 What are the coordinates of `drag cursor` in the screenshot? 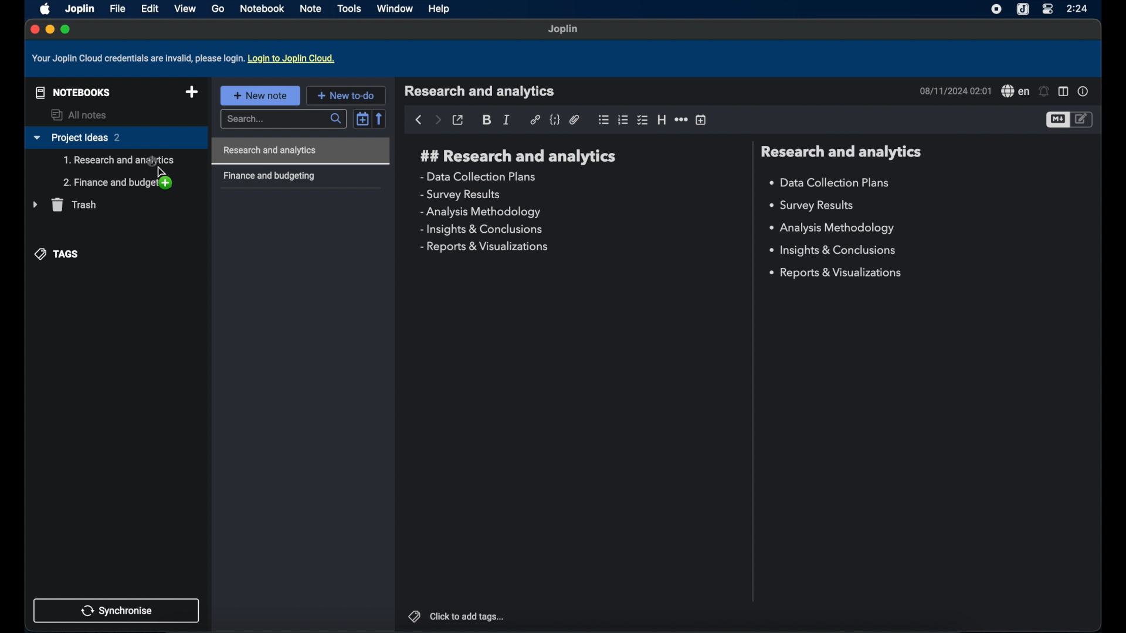 It's located at (158, 172).